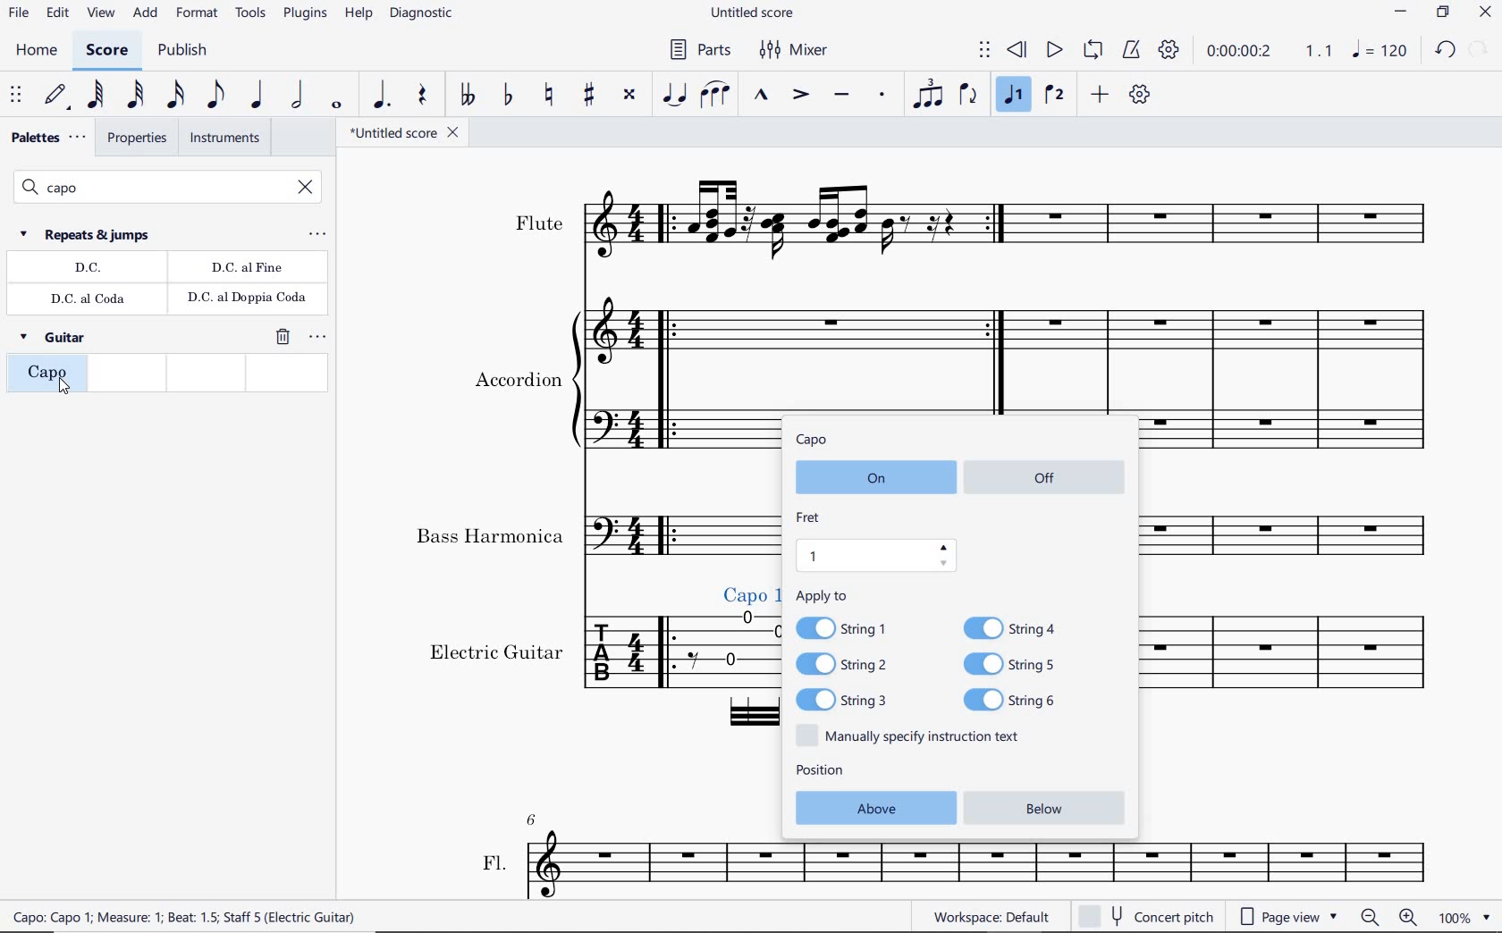  I want to click on repeats & jumps, so click(88, 234).